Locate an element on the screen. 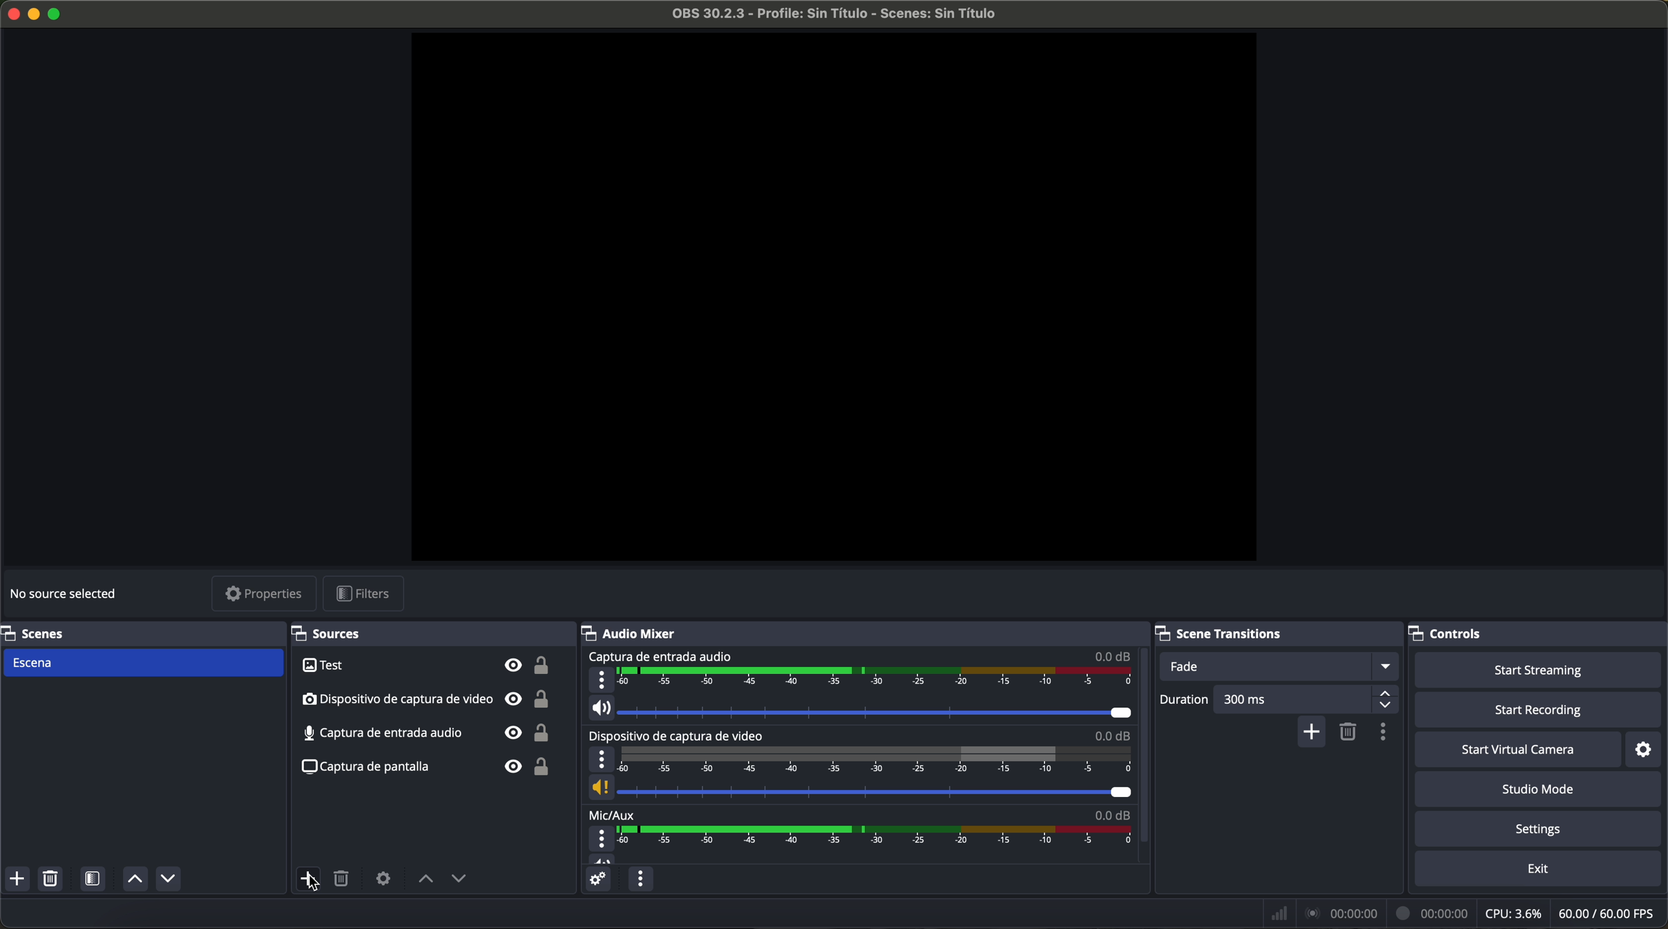 The height and width of the screenshot is (929, 1668). 0.0 dB is located at coordinates (1113, 656).